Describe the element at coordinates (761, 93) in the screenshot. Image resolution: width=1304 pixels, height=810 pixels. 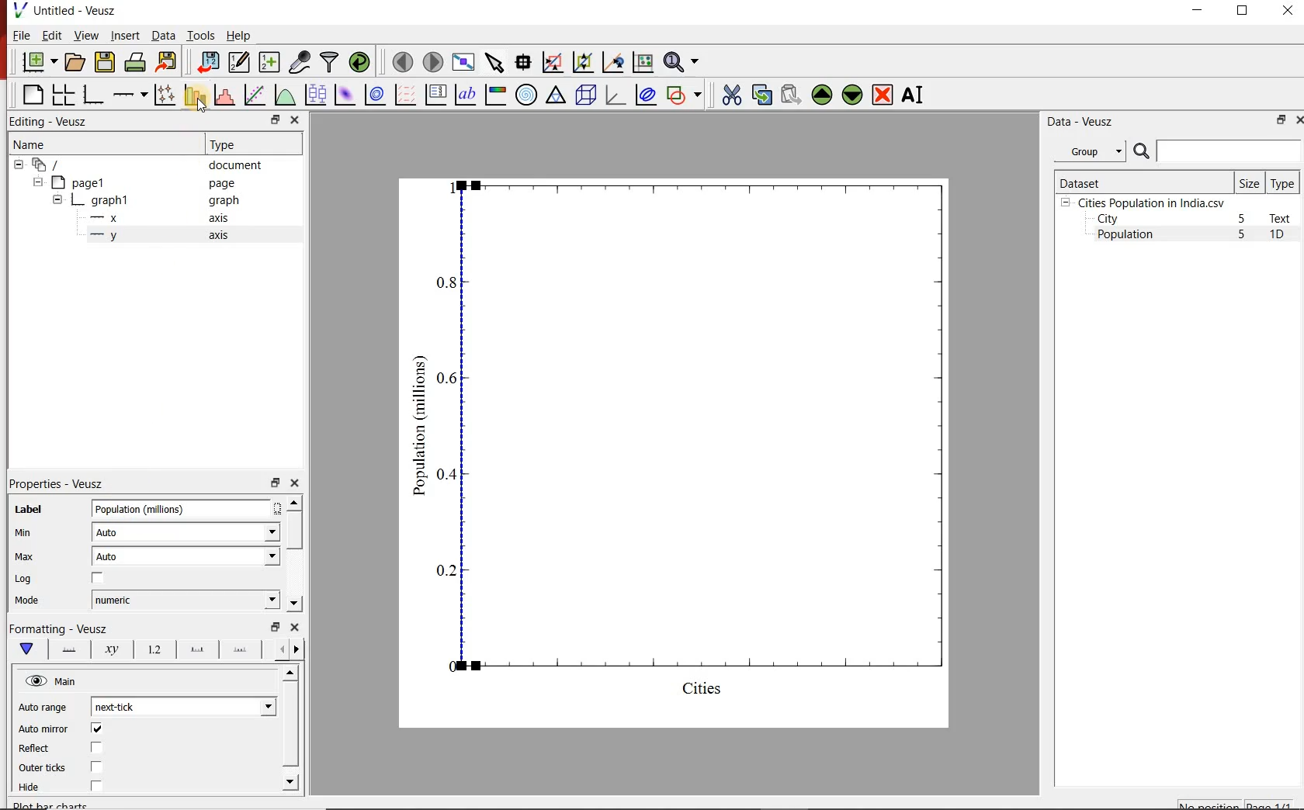
I see `copy the selected widget` at that location.